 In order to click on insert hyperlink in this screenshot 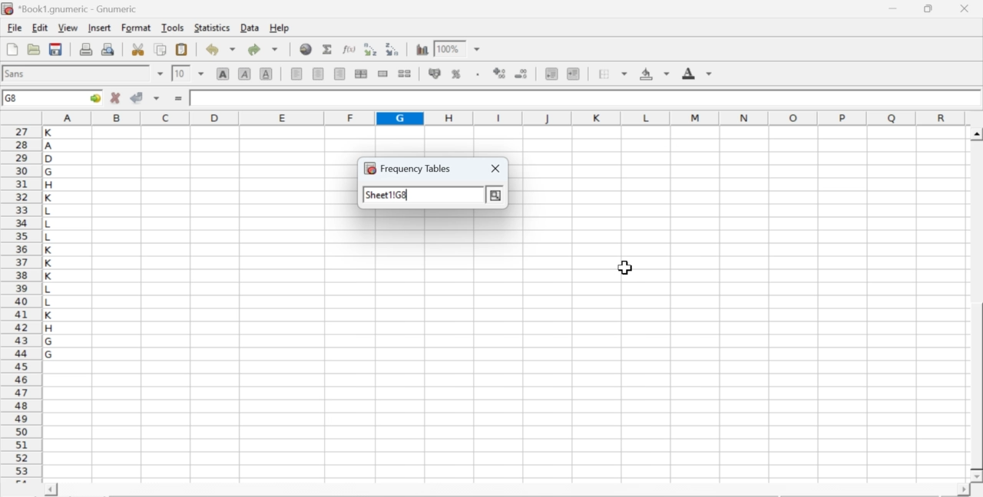, I will do `click(306, 49)`.